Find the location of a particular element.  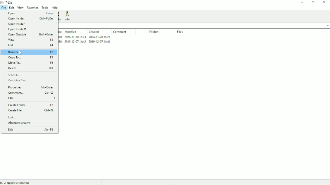

Combine files is located at coordinates (18, 80).